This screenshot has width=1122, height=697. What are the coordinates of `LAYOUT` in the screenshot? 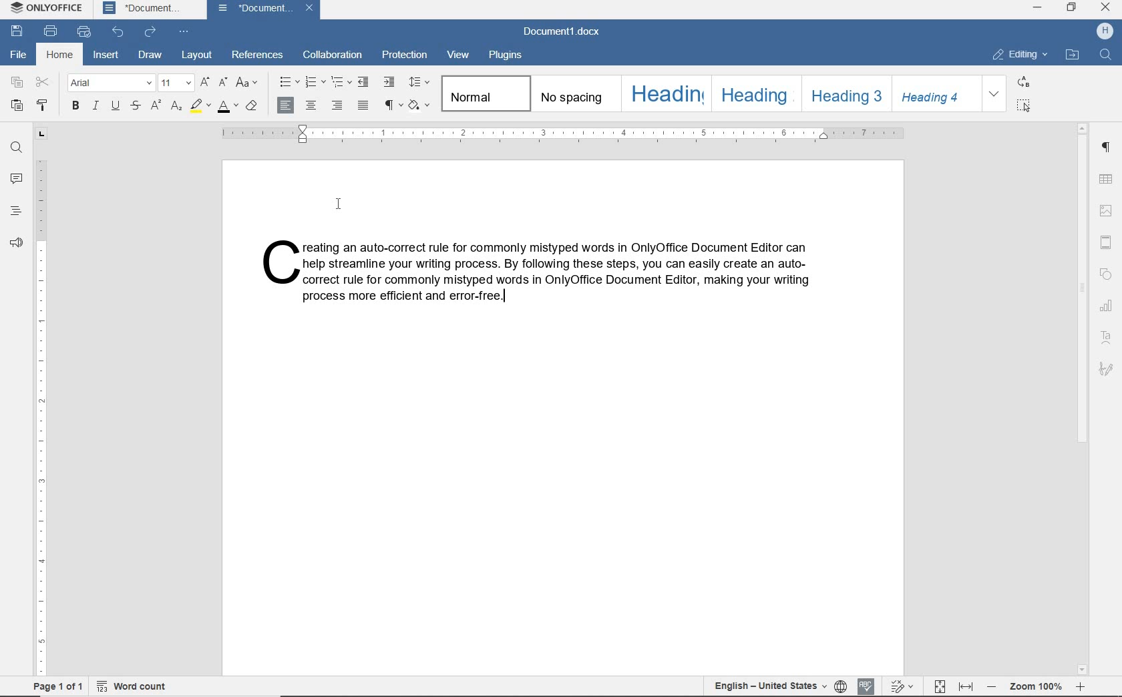 It's located at (197, 55).